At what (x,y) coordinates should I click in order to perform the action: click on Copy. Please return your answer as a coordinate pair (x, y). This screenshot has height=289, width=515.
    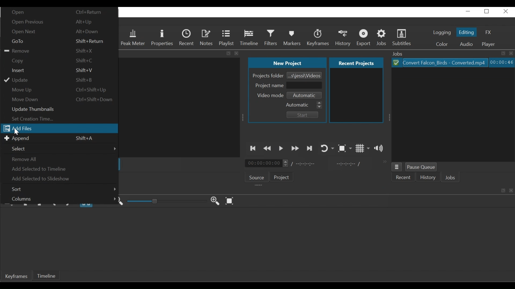
    Looking at the image, I should click on (60, 61).